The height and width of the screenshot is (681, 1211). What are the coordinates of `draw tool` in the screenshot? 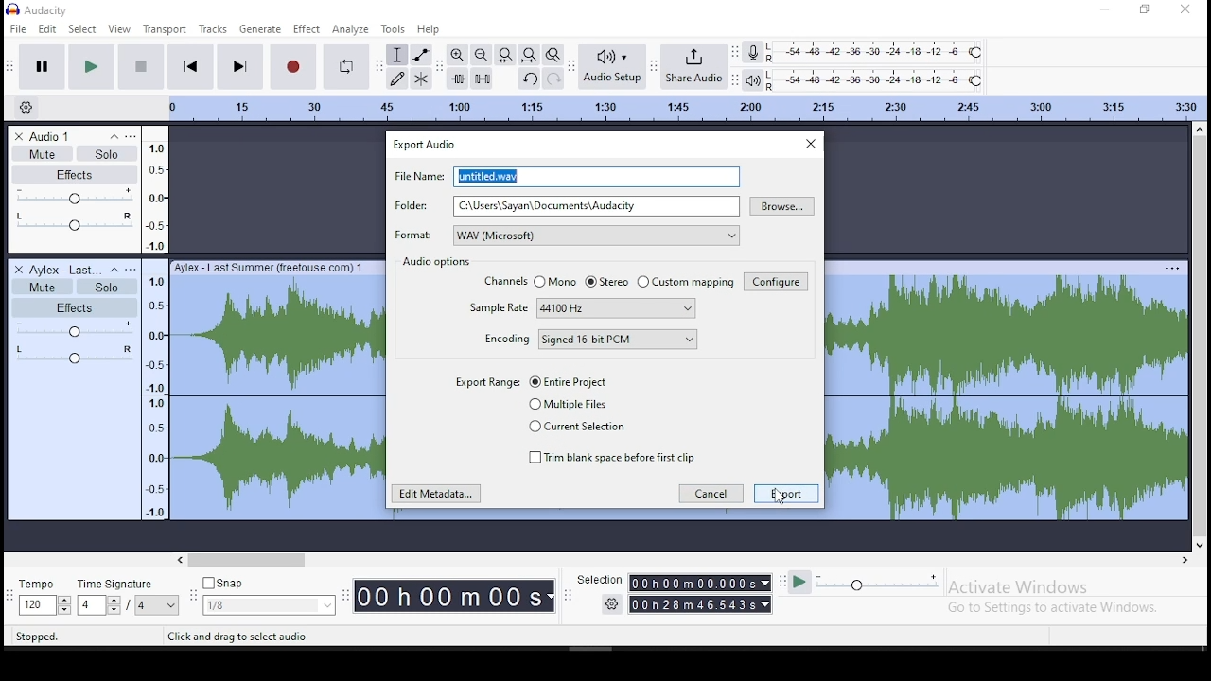 It's located at (396, 78).